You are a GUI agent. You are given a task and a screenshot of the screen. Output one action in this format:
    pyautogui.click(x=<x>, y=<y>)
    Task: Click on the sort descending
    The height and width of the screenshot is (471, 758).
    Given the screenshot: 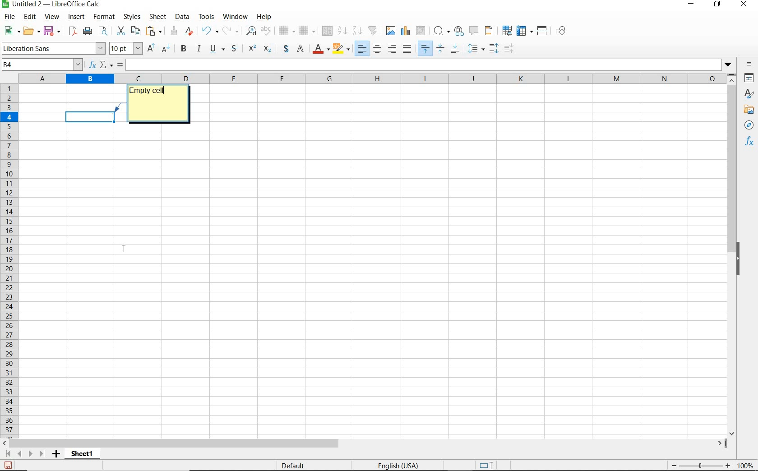 What is the action you would take?
    pyautogui.click(x=358, y=32)
    